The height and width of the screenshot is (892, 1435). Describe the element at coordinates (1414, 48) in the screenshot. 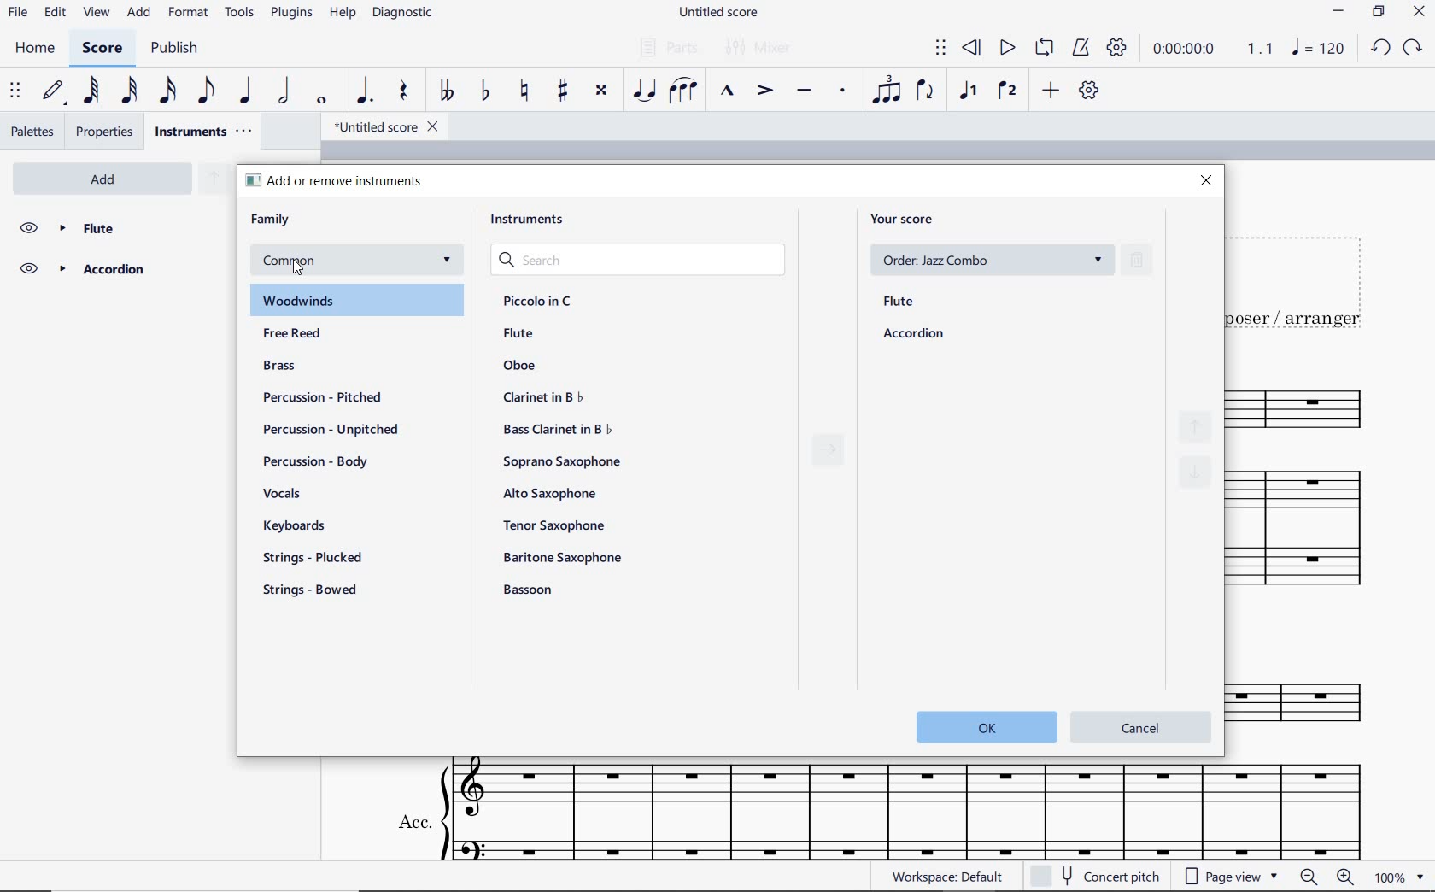

I see `REDO` at that location.